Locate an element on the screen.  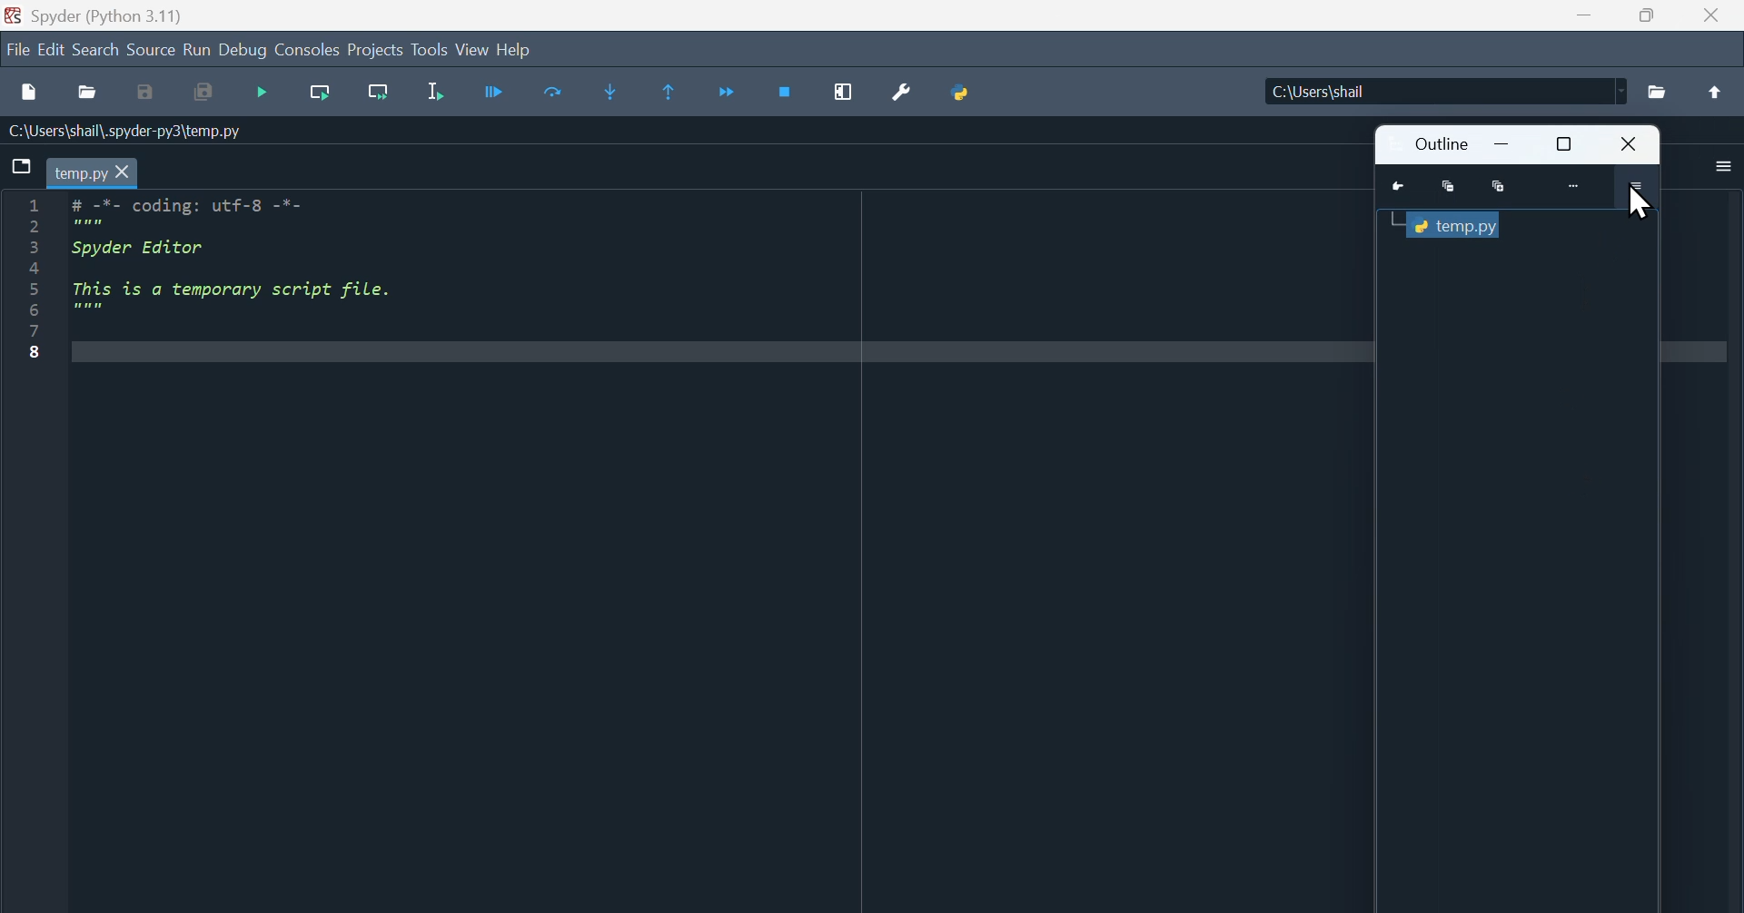
More options is located at coordinates (1721, 165).